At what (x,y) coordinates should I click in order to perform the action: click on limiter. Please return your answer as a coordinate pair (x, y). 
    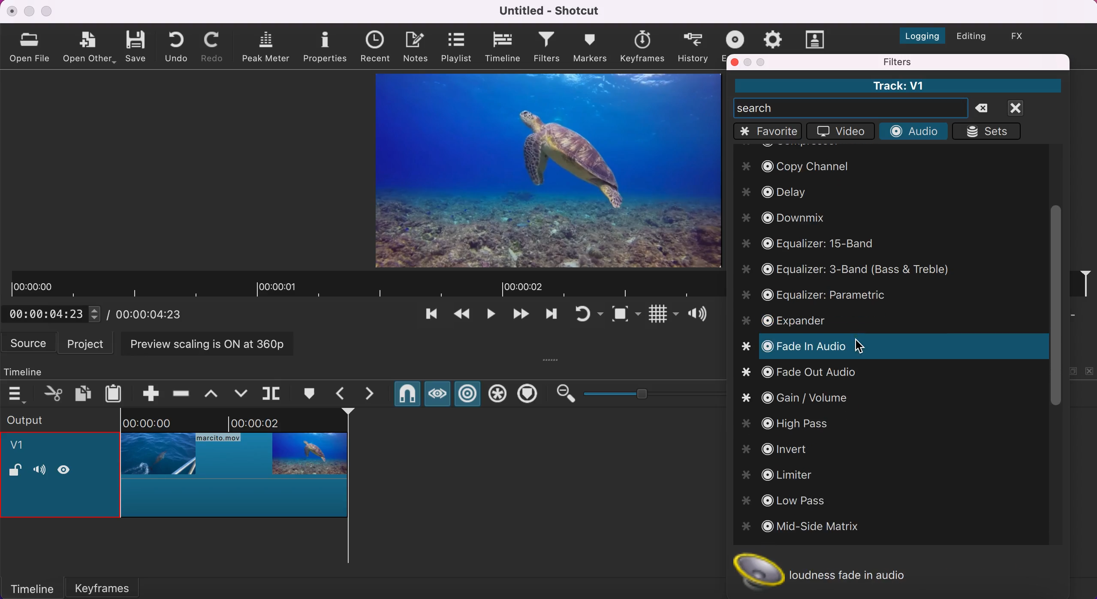
    Looking at the image, I should click on (789, 477).